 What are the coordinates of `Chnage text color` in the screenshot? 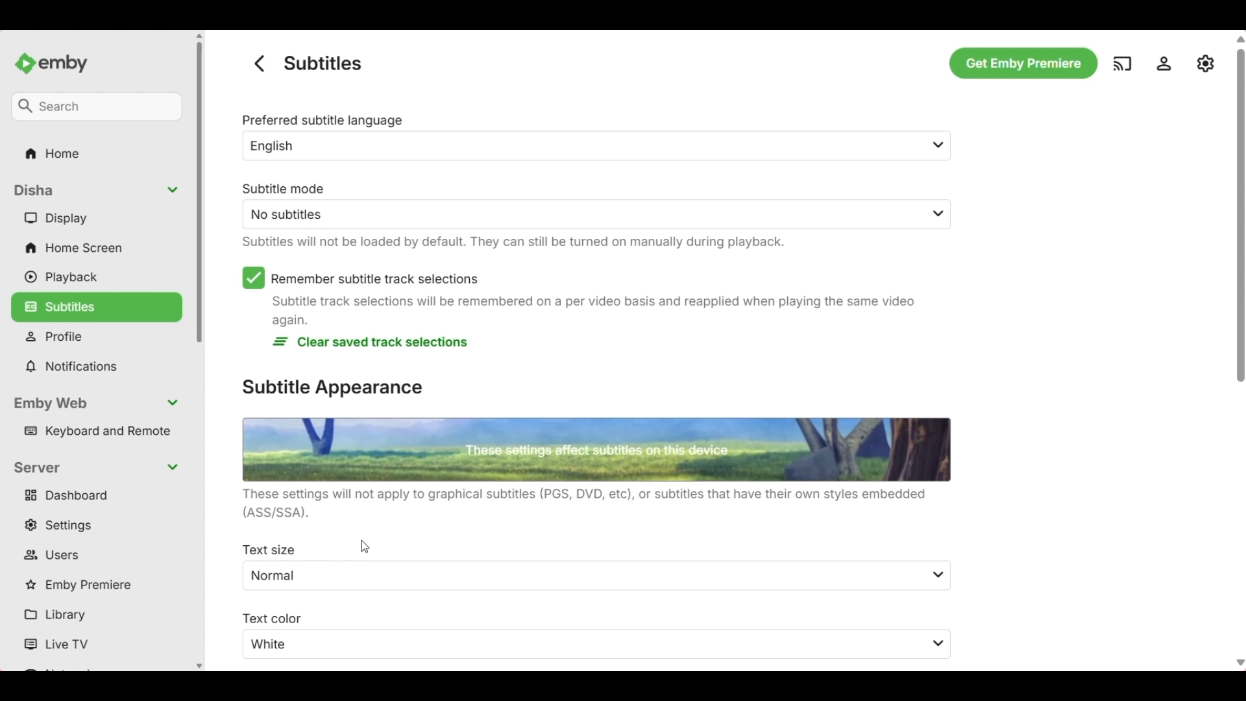 It's located at (582, 635).